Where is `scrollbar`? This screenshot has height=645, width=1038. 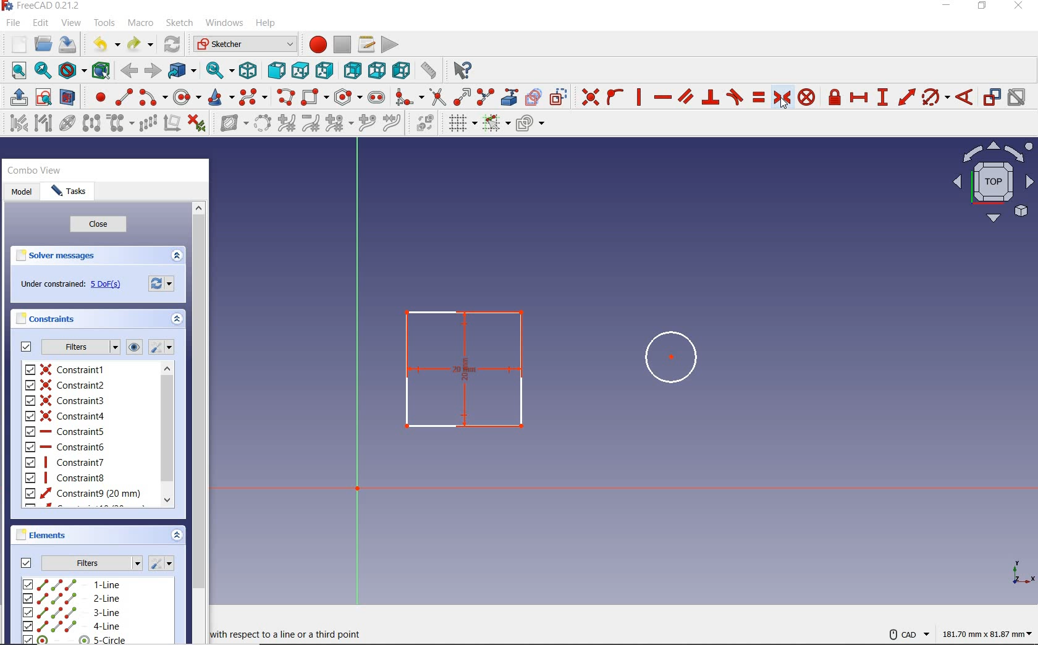
scrollbar is located at coordinates (167, 436).